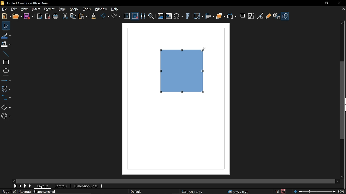 The width and height of the screenshot is (346, 194). I want to click on Insert, so click(35, 9).